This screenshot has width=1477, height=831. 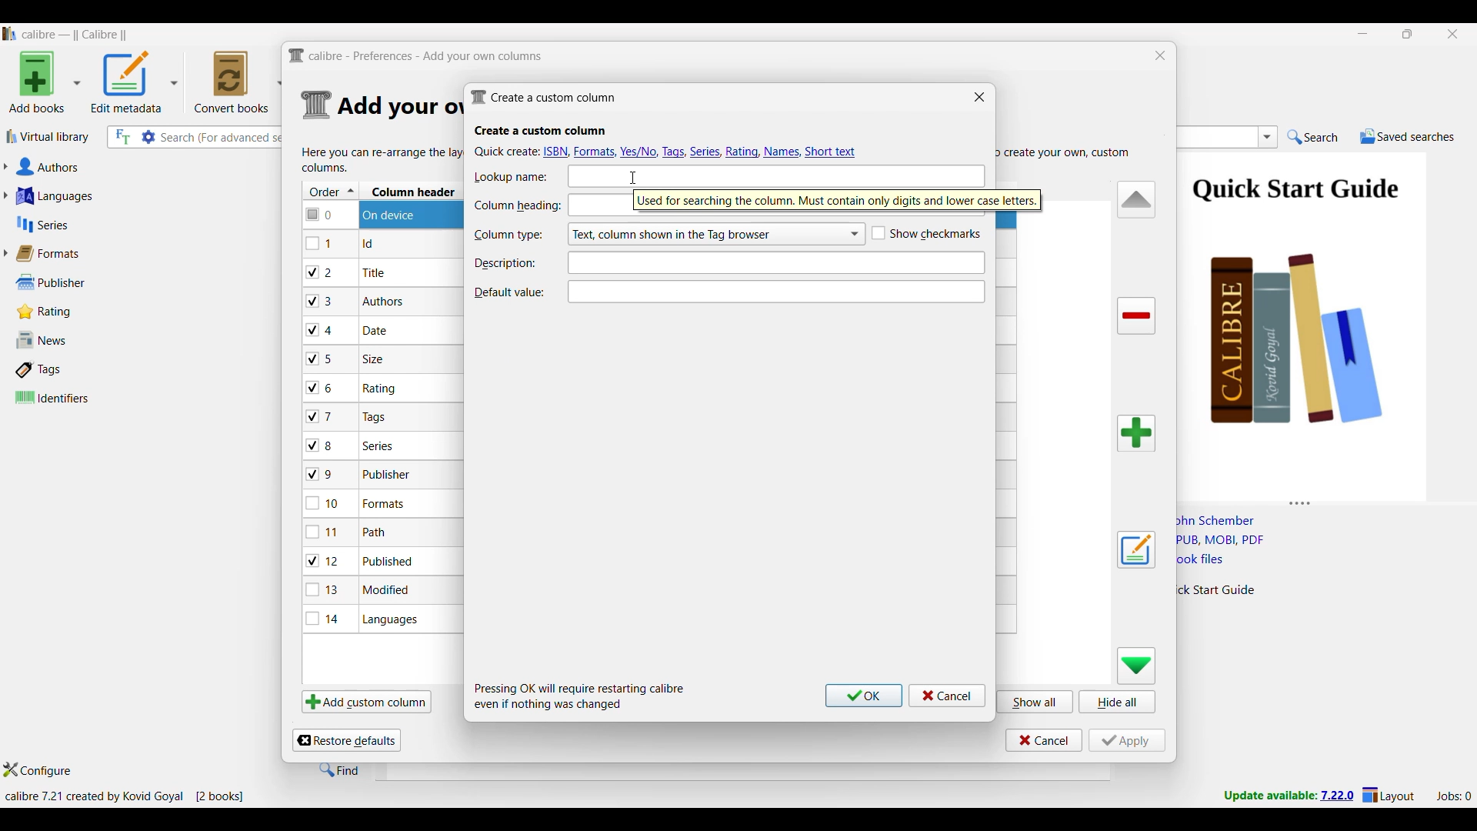 What do you see at coordinates (325, 505) in the screenshot?
I see `checkbox - 10` at bounding box center [325, 505].